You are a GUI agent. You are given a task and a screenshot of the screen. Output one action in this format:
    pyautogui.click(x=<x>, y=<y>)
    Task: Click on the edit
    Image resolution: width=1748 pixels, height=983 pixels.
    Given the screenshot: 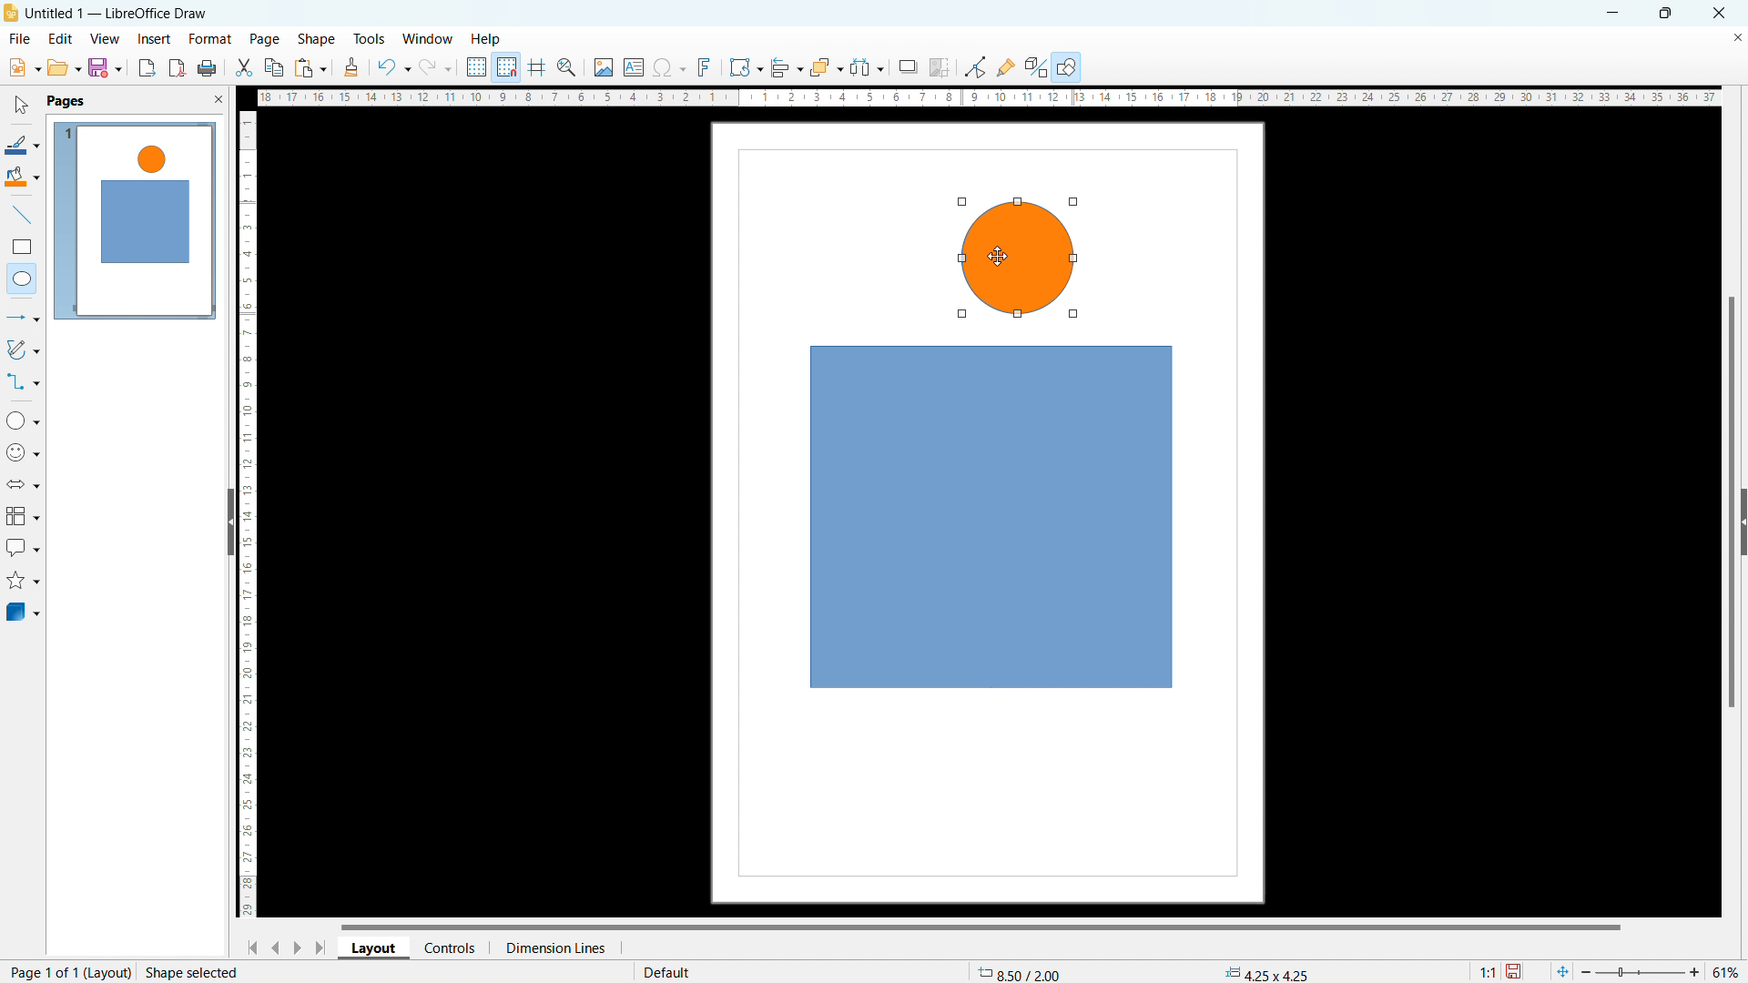 What is the action you would take?
    pyautogui.click(x=61, y=37)
    